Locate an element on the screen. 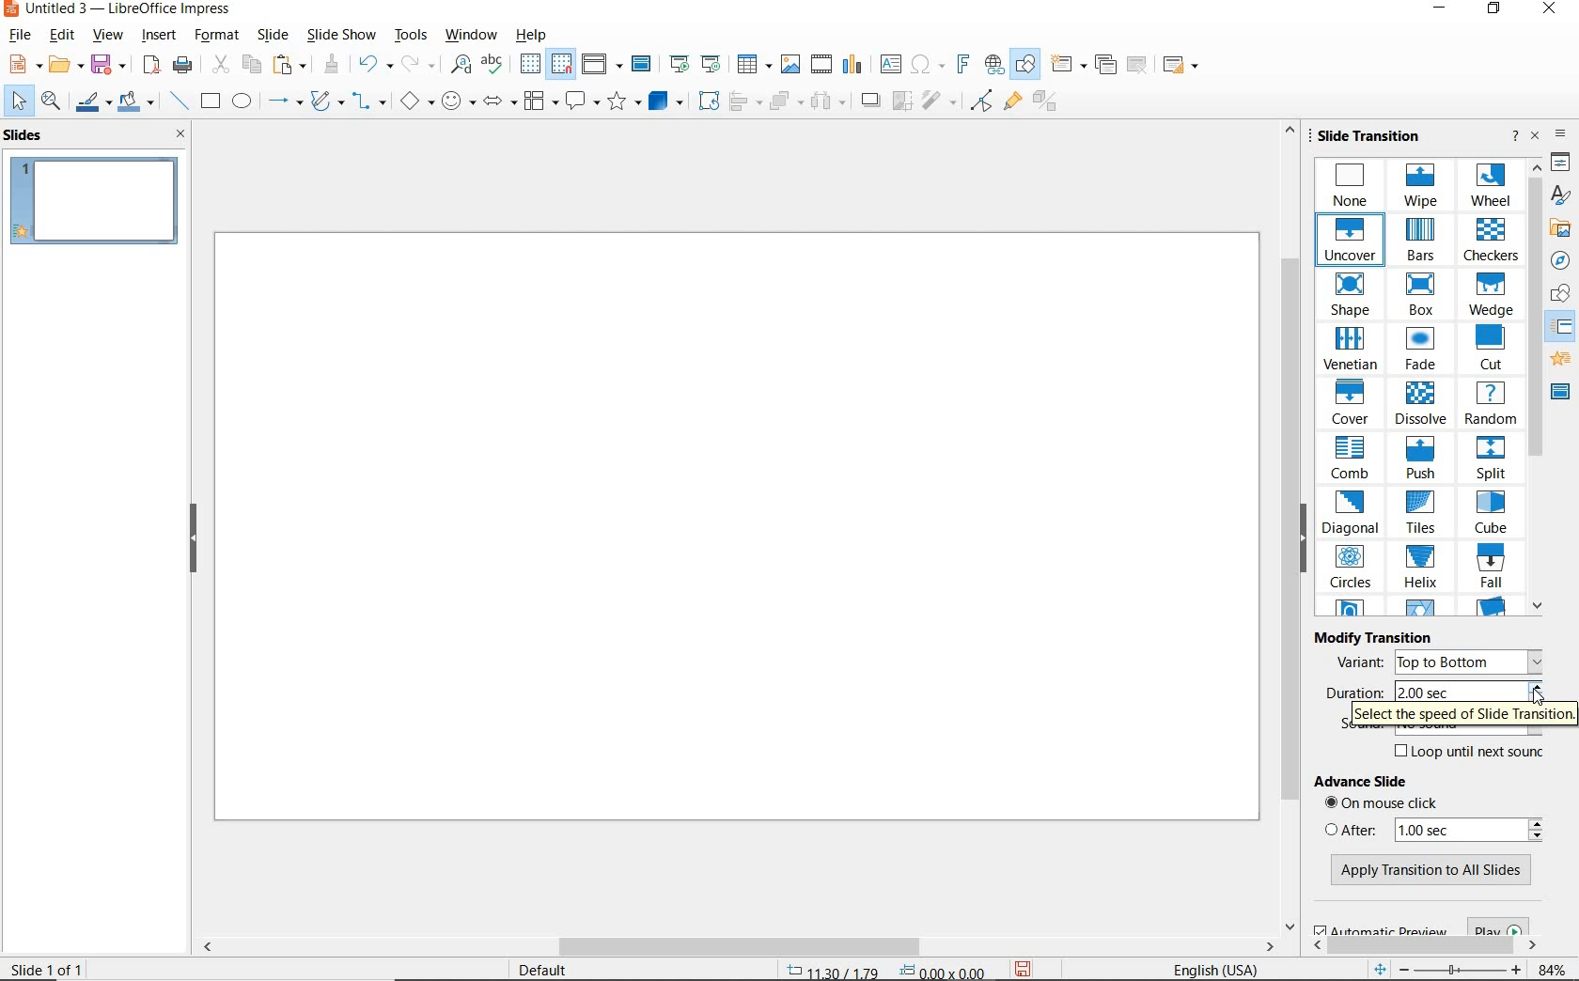 Image resolution: width=1579 pixels, height=981 pixels. INSERT HYPERLINK is located at coordinates (993, 64).